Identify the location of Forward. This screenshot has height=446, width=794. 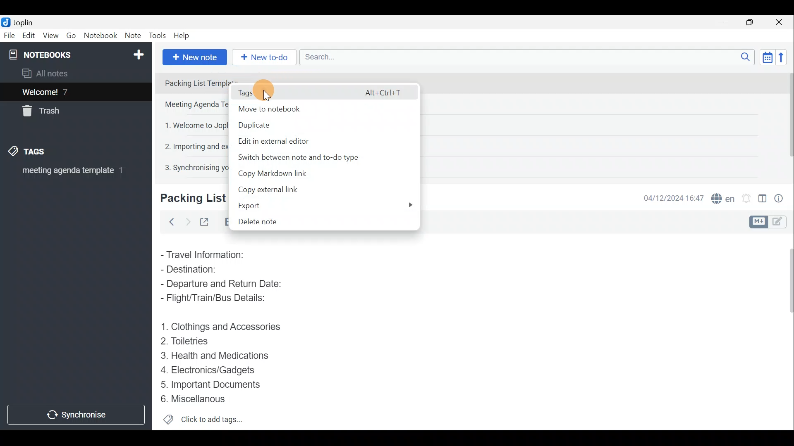
(186, 221).